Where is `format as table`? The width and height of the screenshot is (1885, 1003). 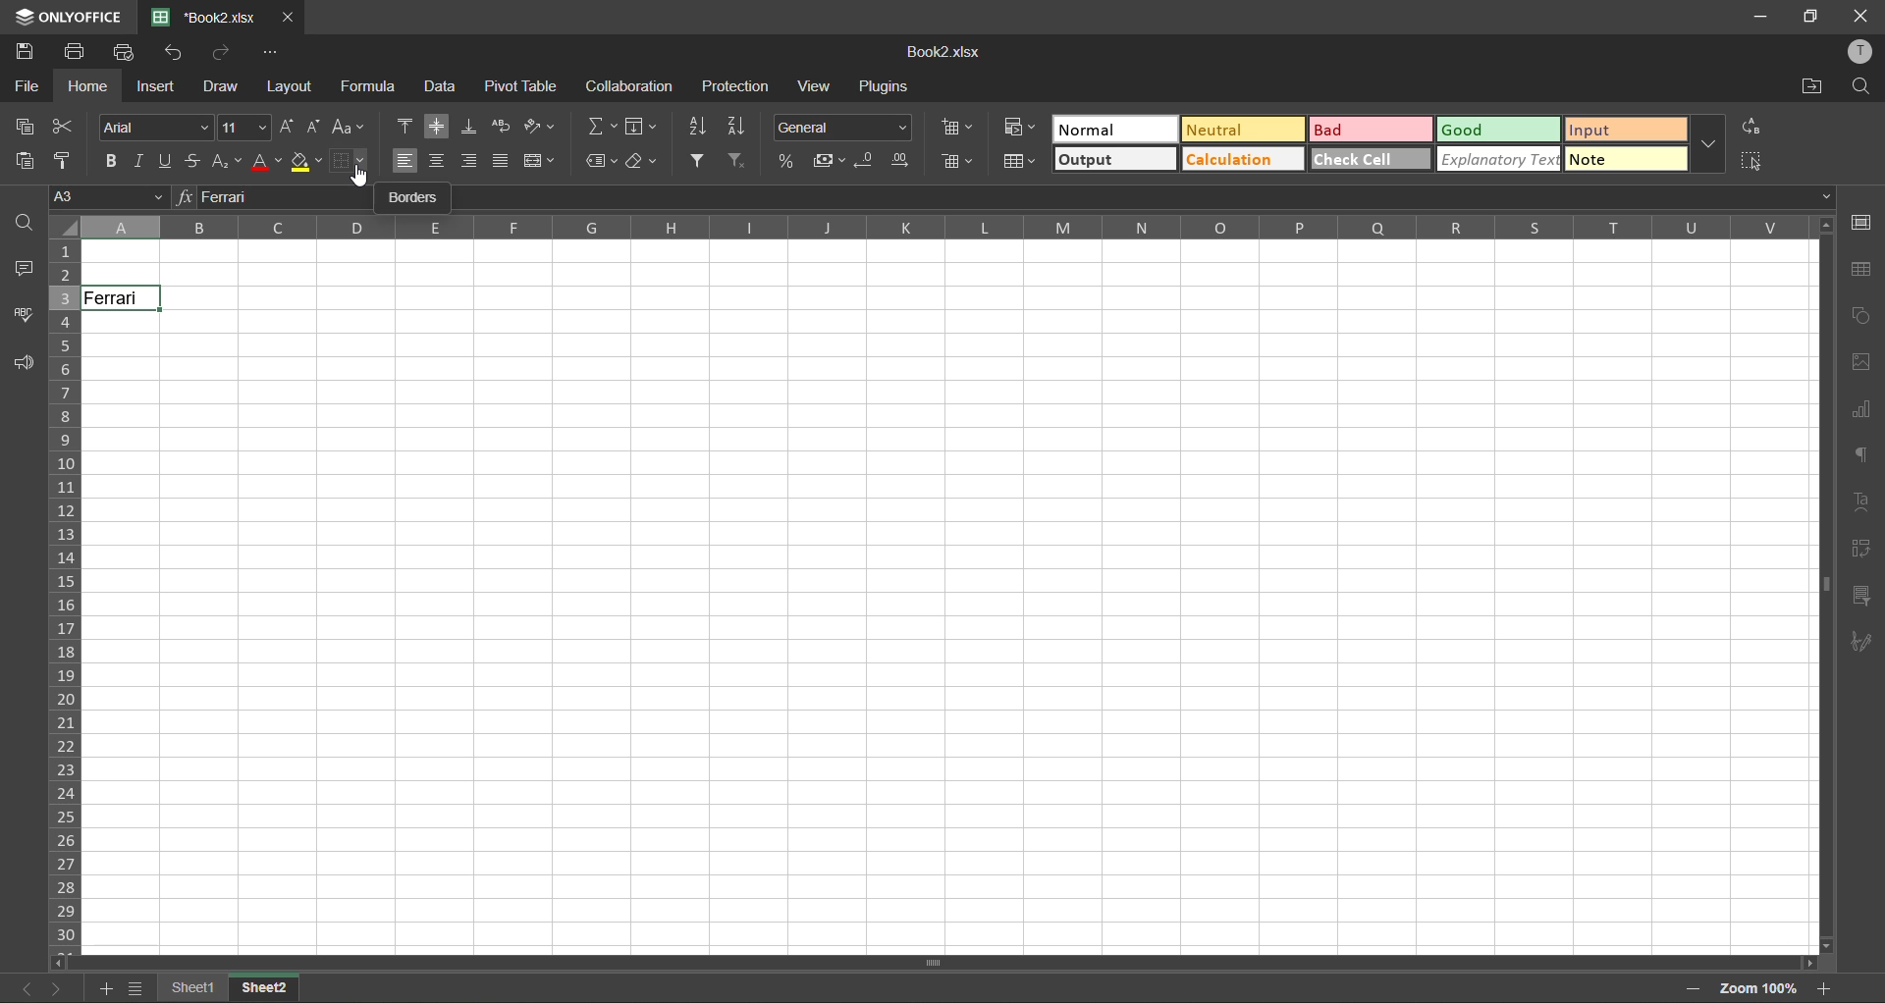
format as table is located at coordinates (1021, 163).